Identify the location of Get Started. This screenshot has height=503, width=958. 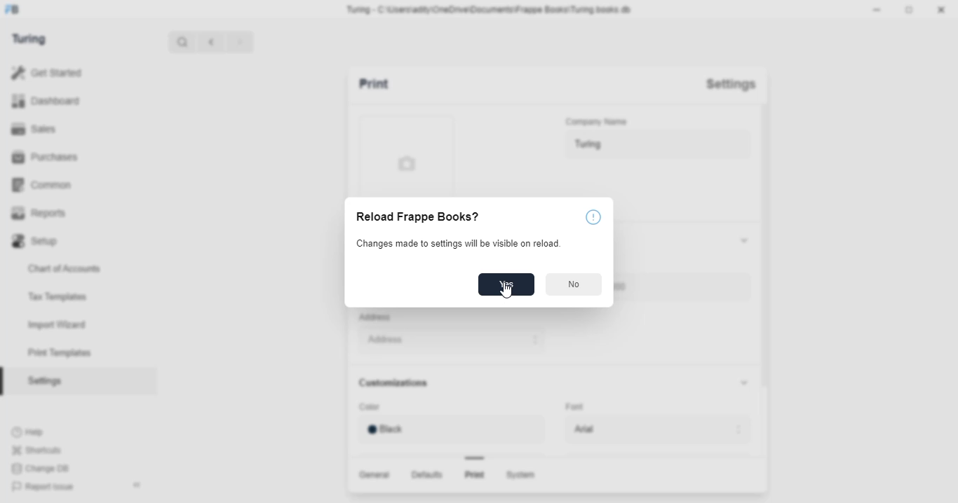
(47, 71).